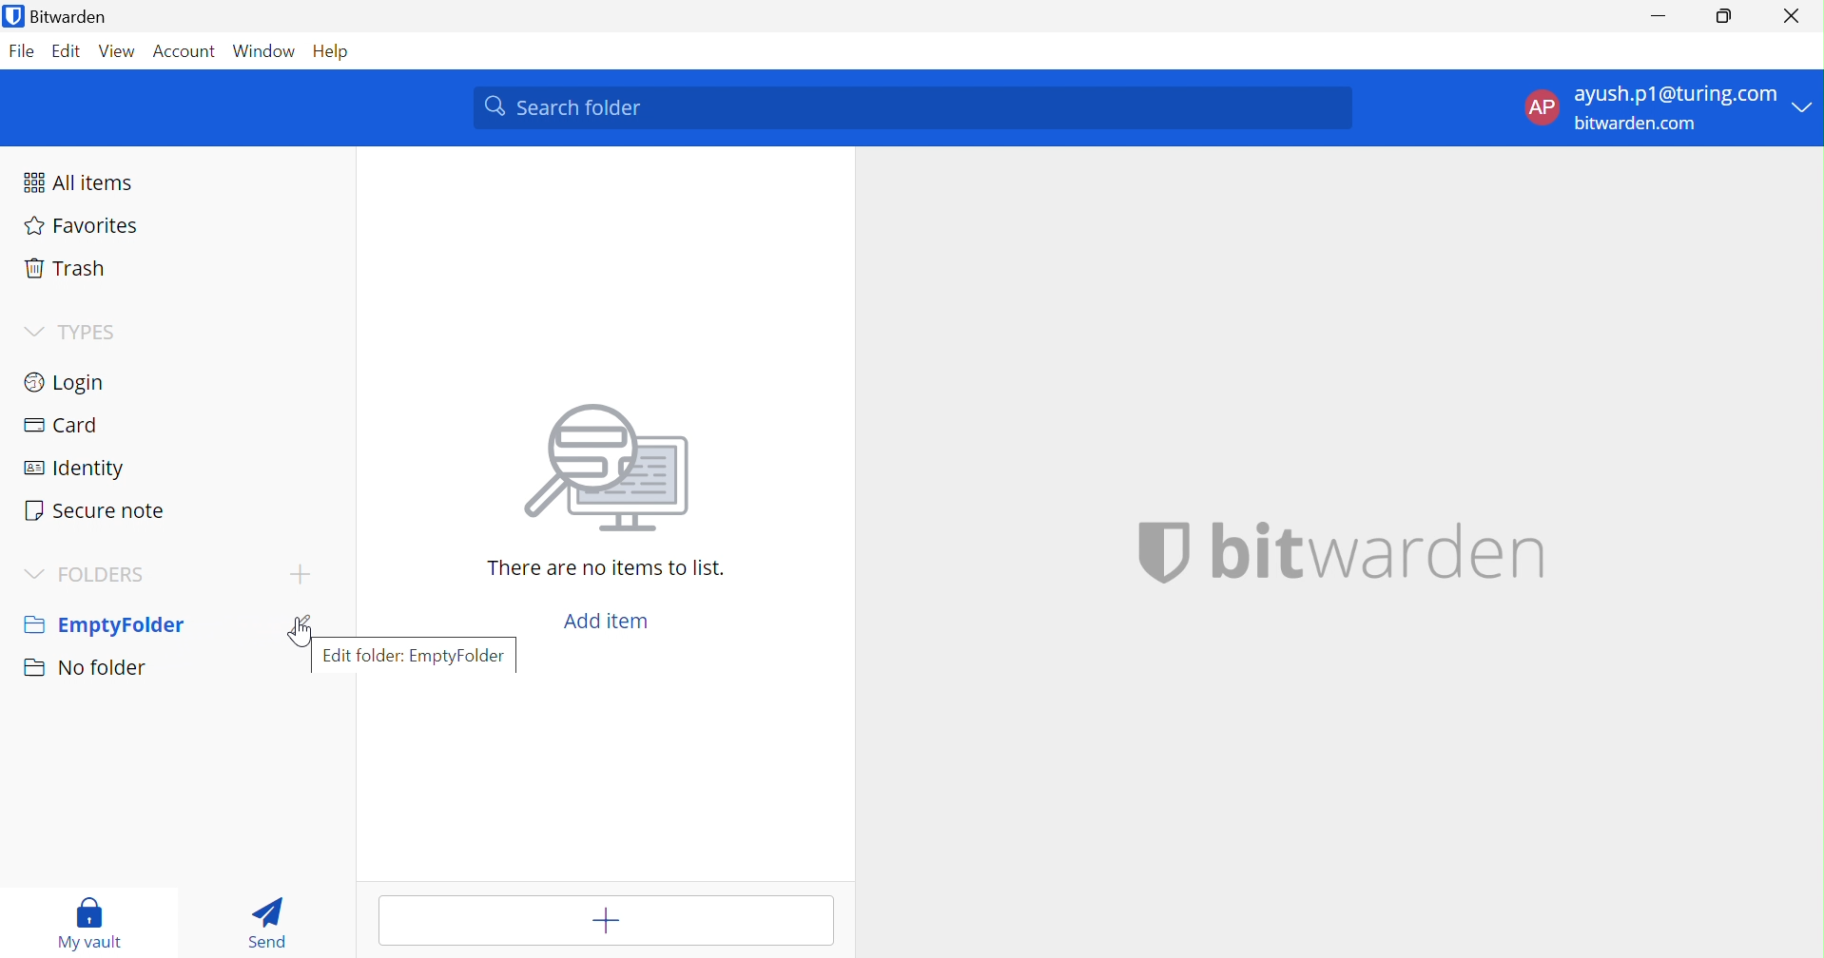  Describe the element at coordinates (1725, 13) in the screenshot. I see `Restore Down` at that location.